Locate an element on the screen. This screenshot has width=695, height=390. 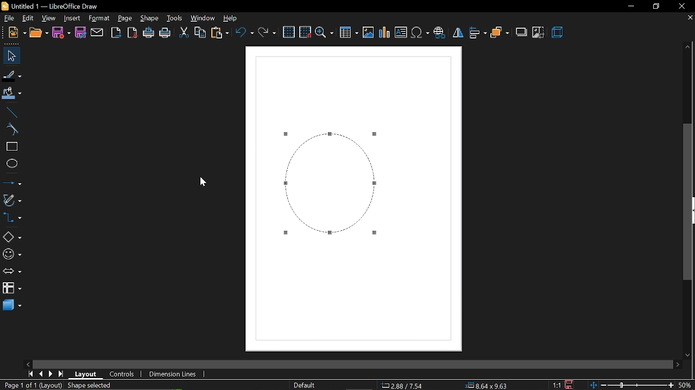
rectangle is located at coordinates (11, 147).